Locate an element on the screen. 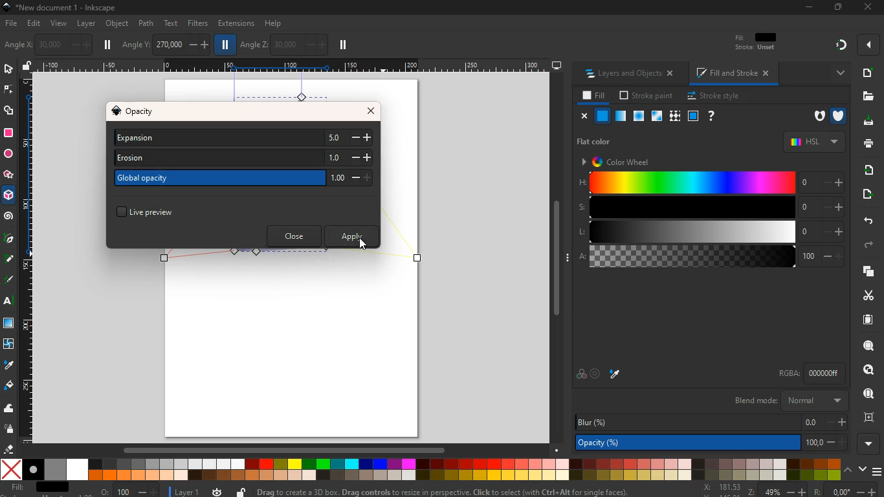  time is located at coordinates (216, 492).